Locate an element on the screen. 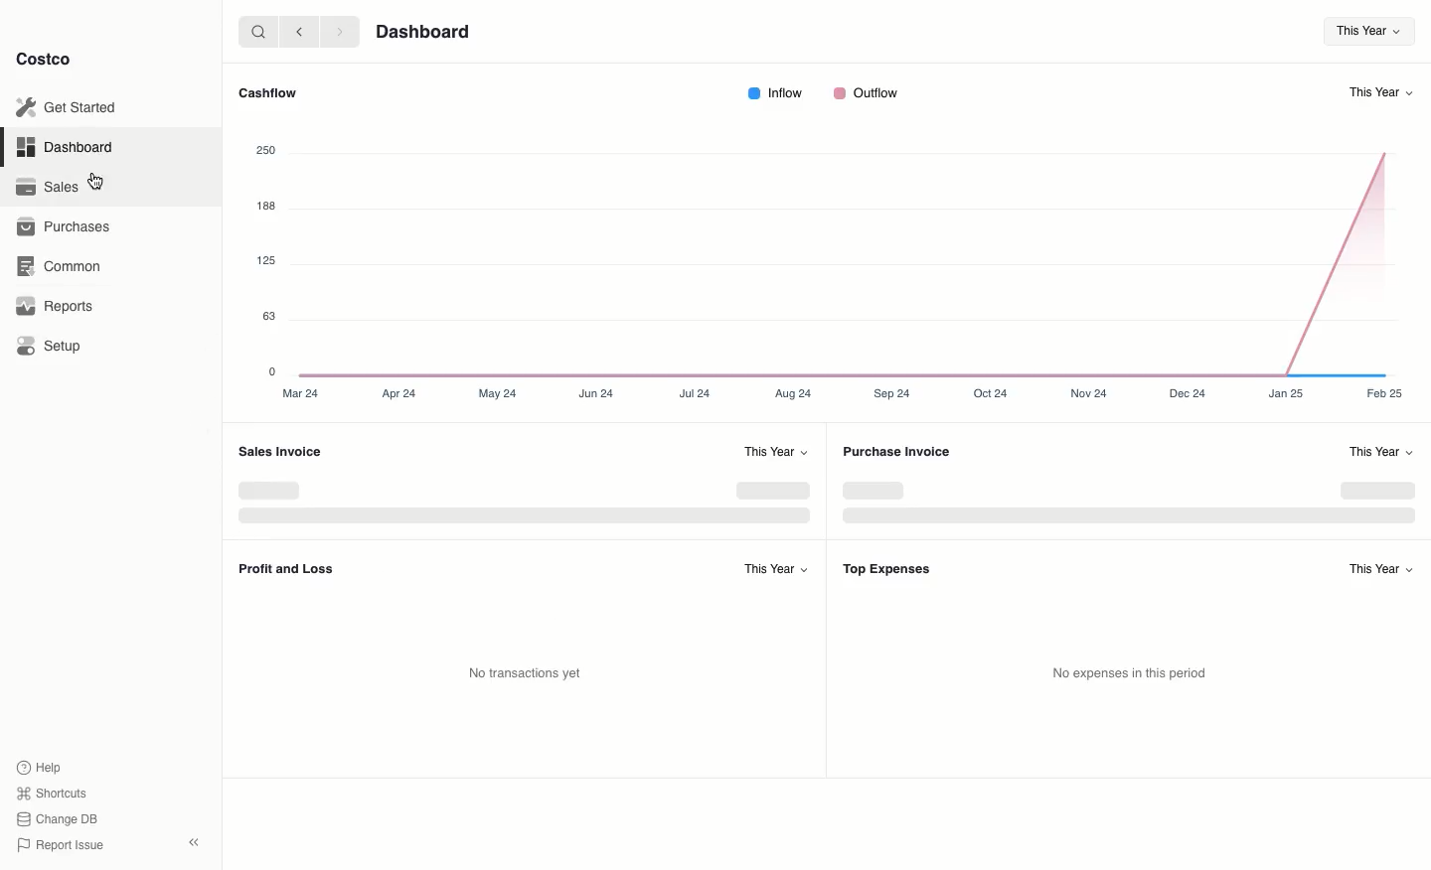 This screenshot has width=1431, height=870. No expenses in this period is located at coordinates (1130, 673).